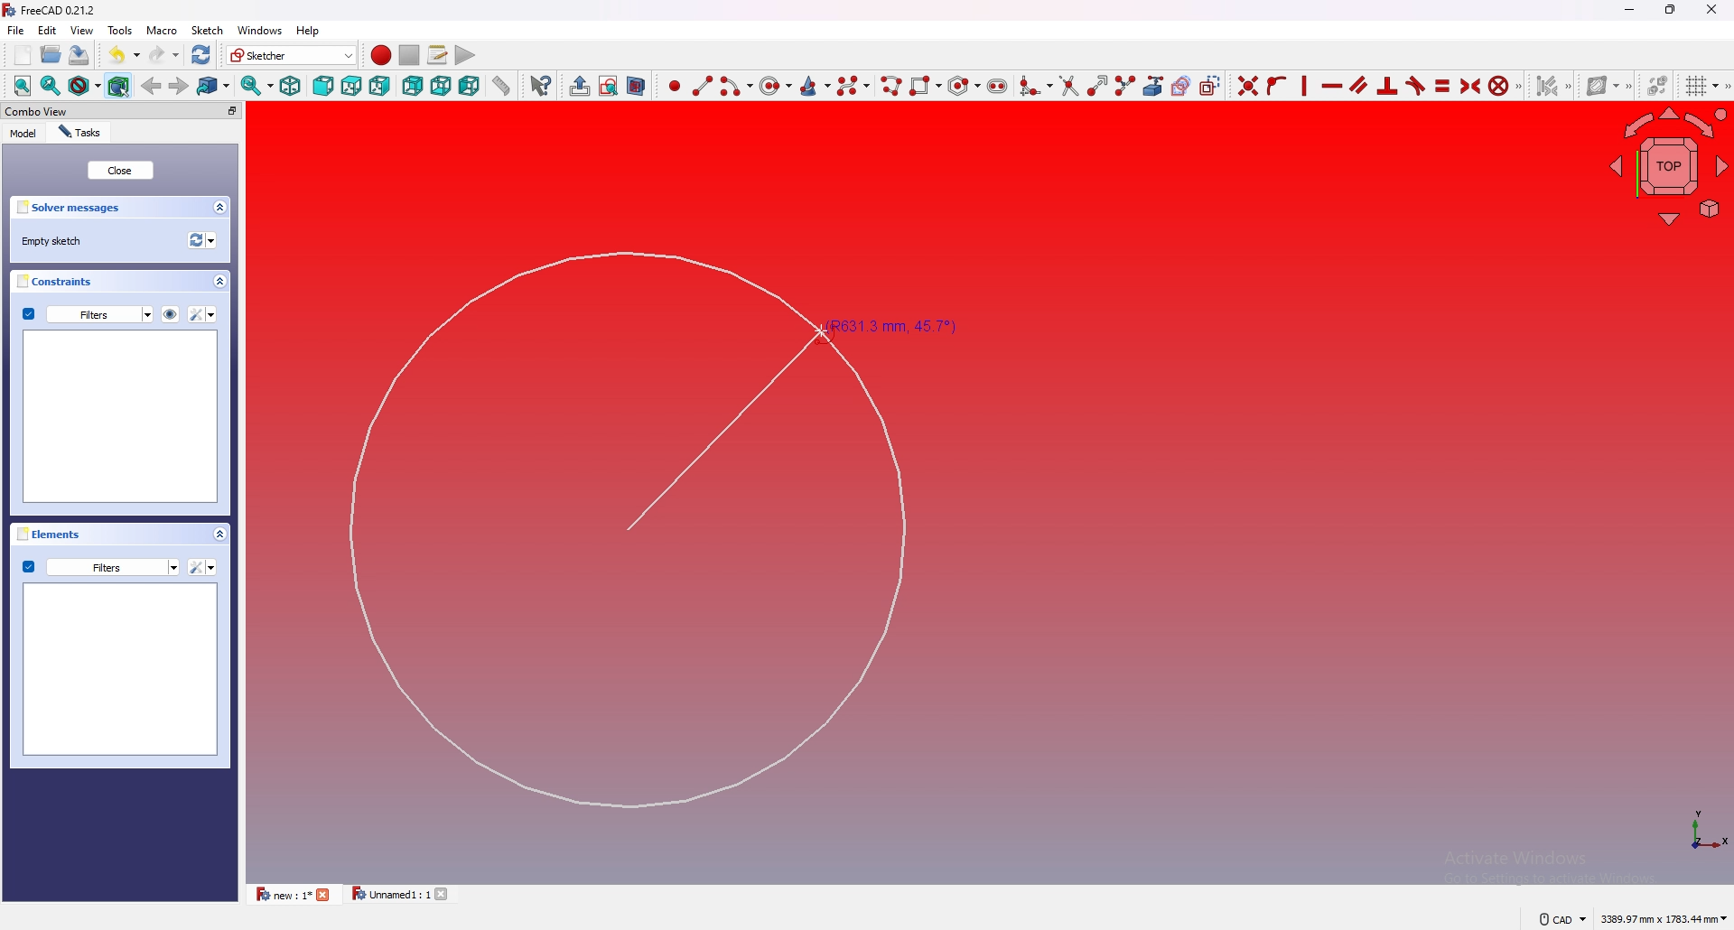  What do you see at coordinates (1182, 85) in the screenshot?
I see `create carbon copy` at bounding box center [1182, 85].